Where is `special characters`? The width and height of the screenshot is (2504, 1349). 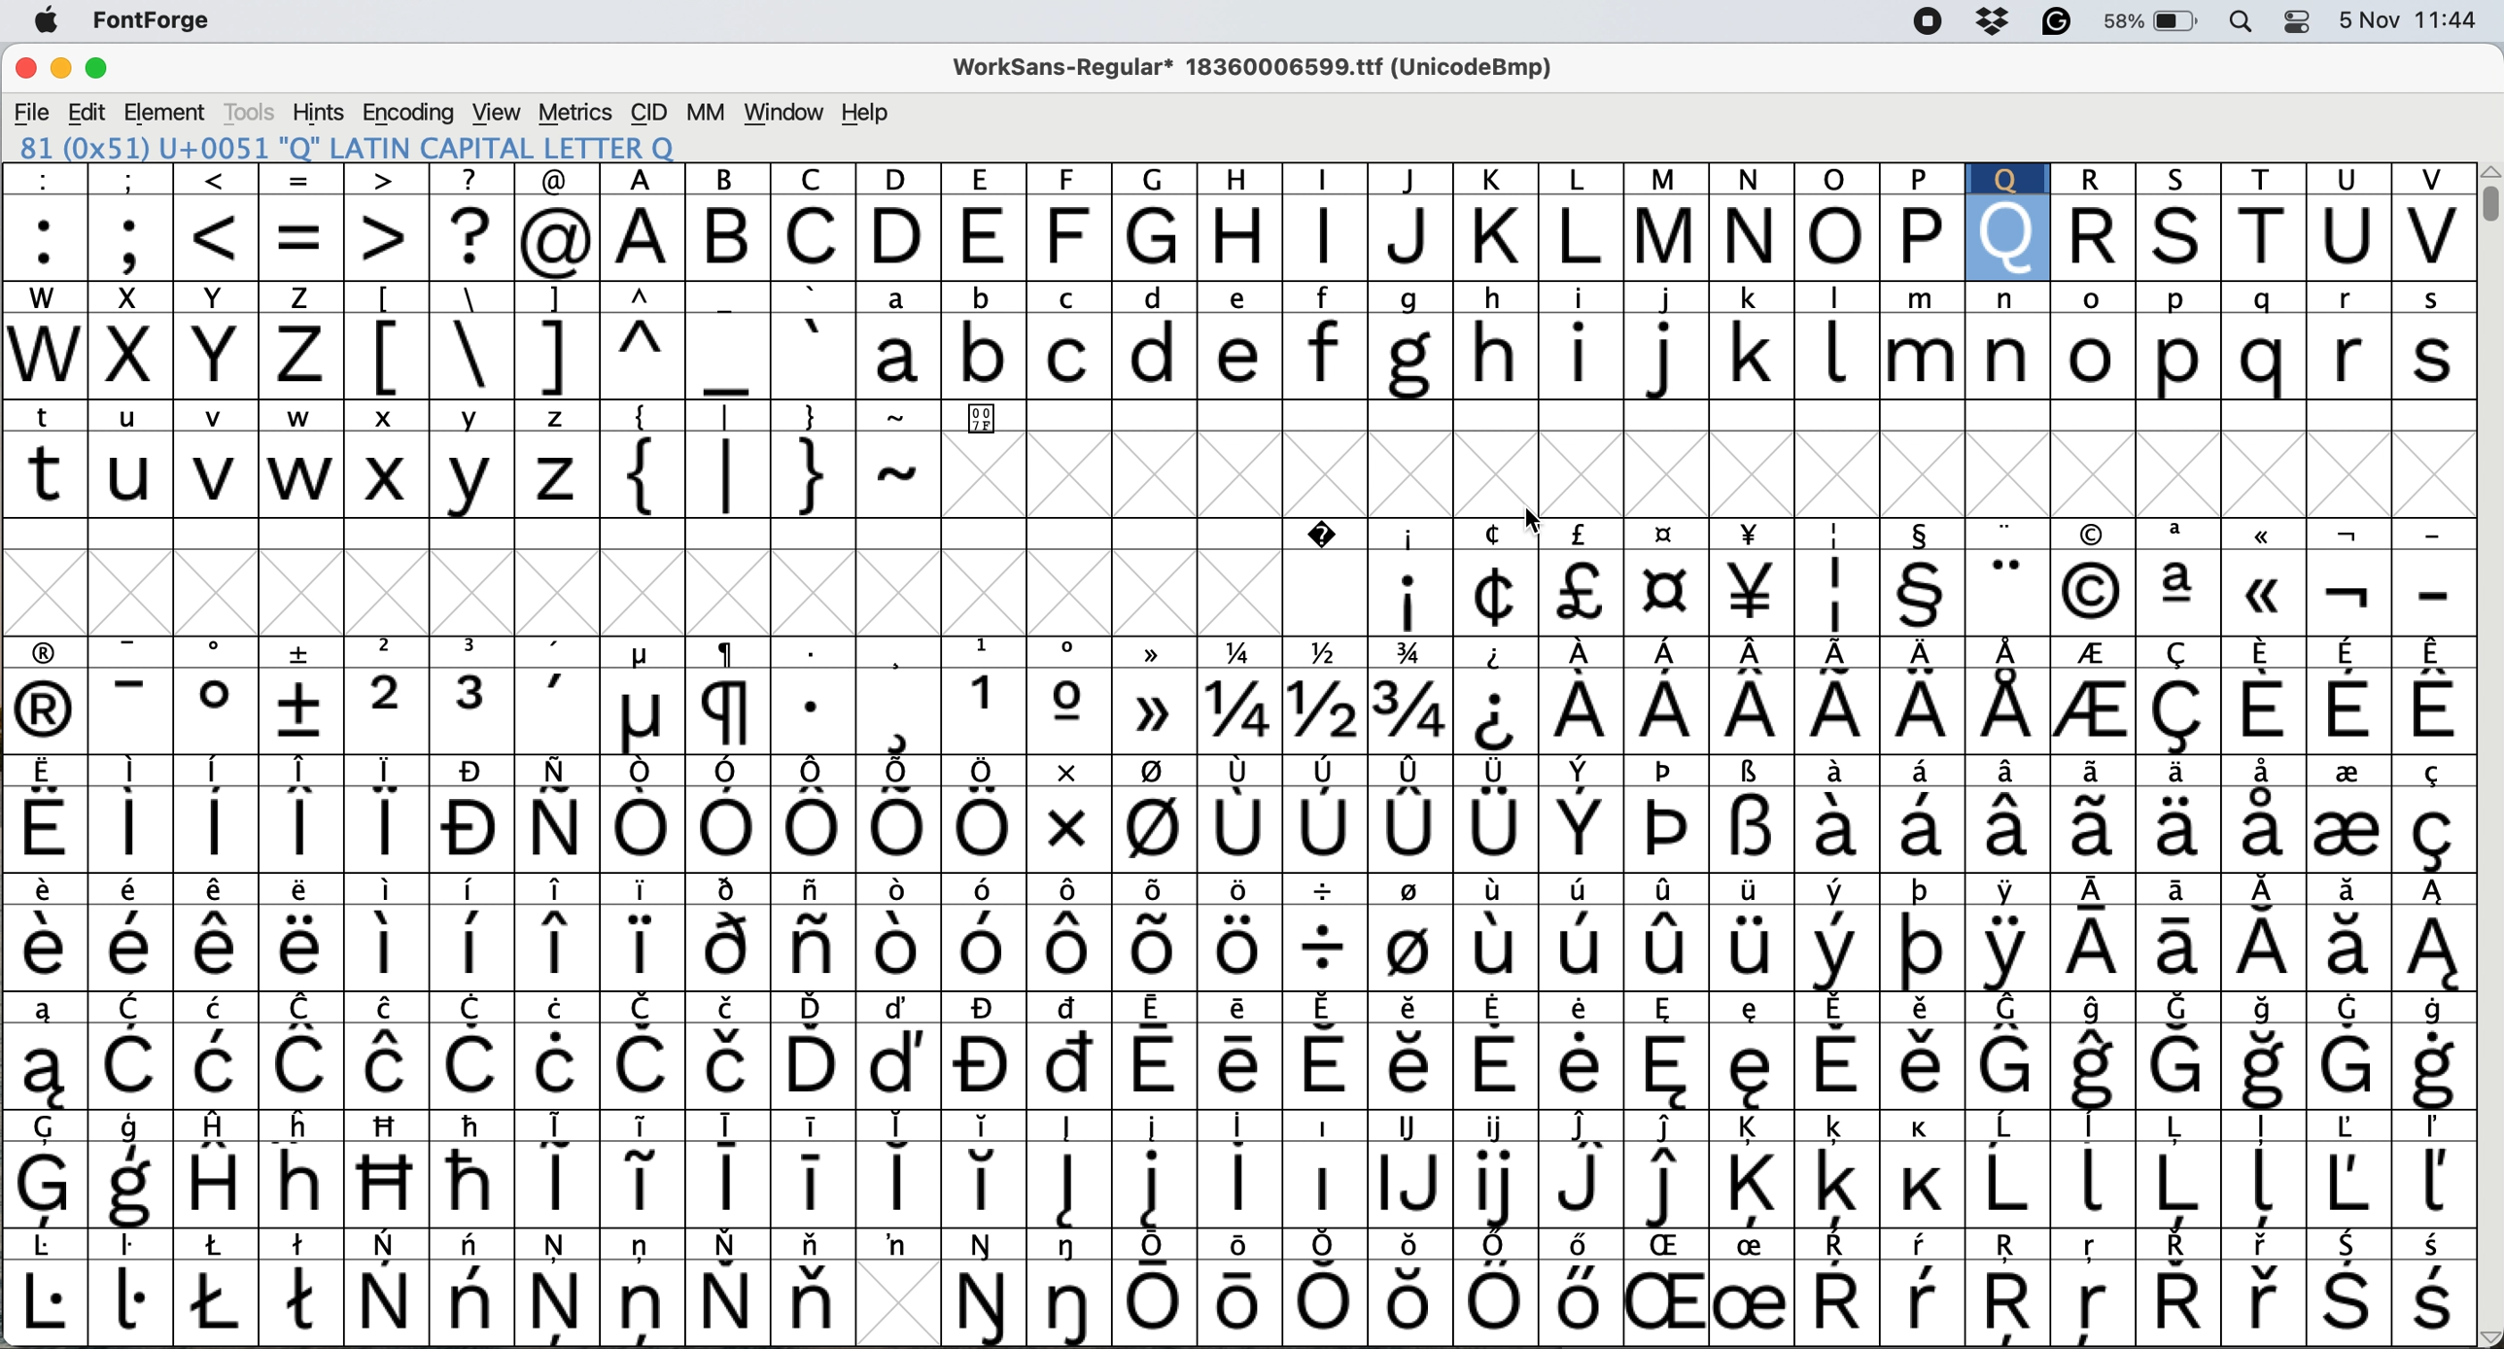
special characters is located at coordinates (315, 241).